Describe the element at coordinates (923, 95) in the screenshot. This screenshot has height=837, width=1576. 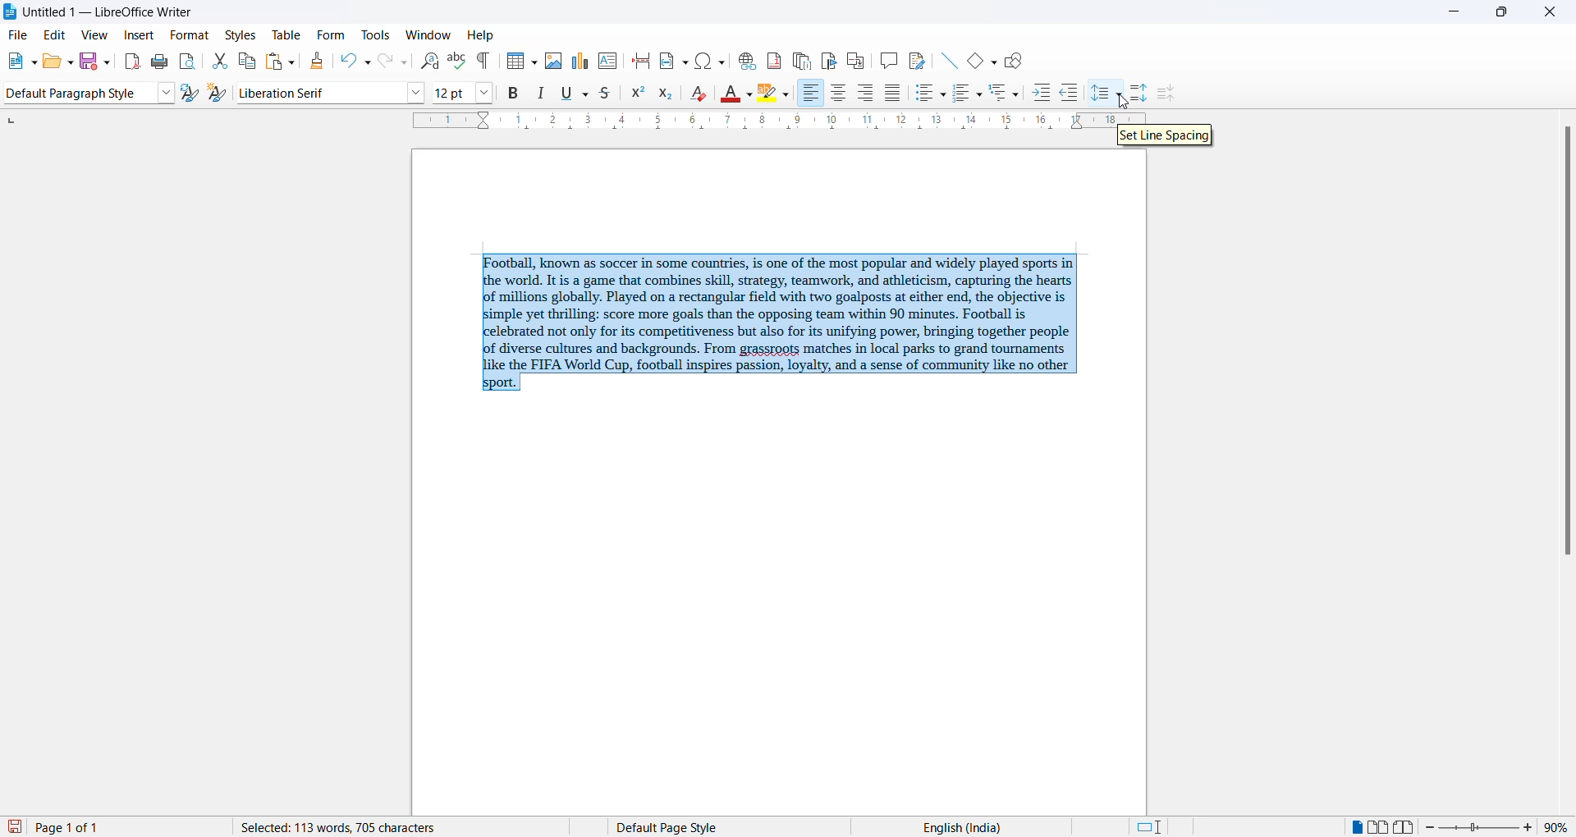
I see `toggle unordered list` at that location.